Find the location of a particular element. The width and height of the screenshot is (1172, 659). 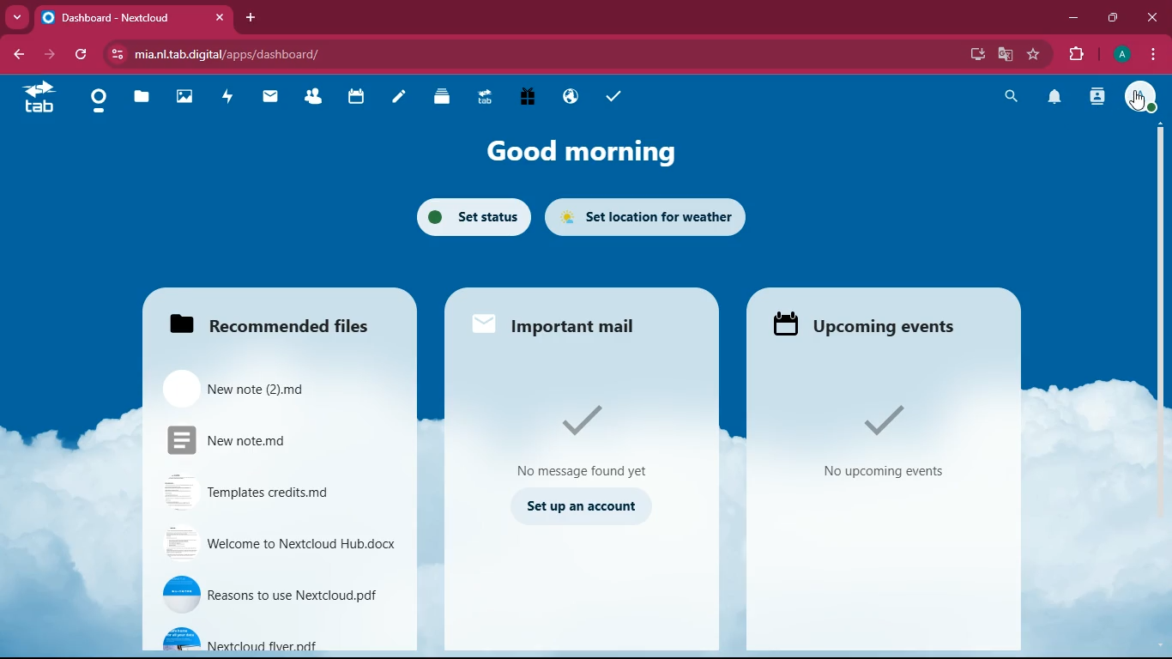

No upcoming events is located at coordinates (886, 473).